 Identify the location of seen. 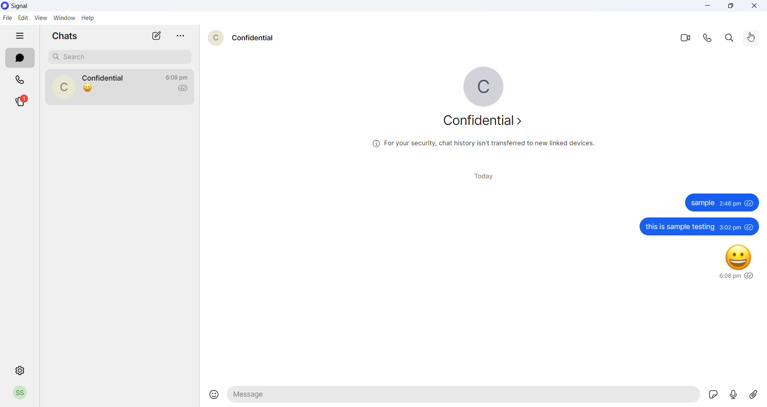
(749, 227).